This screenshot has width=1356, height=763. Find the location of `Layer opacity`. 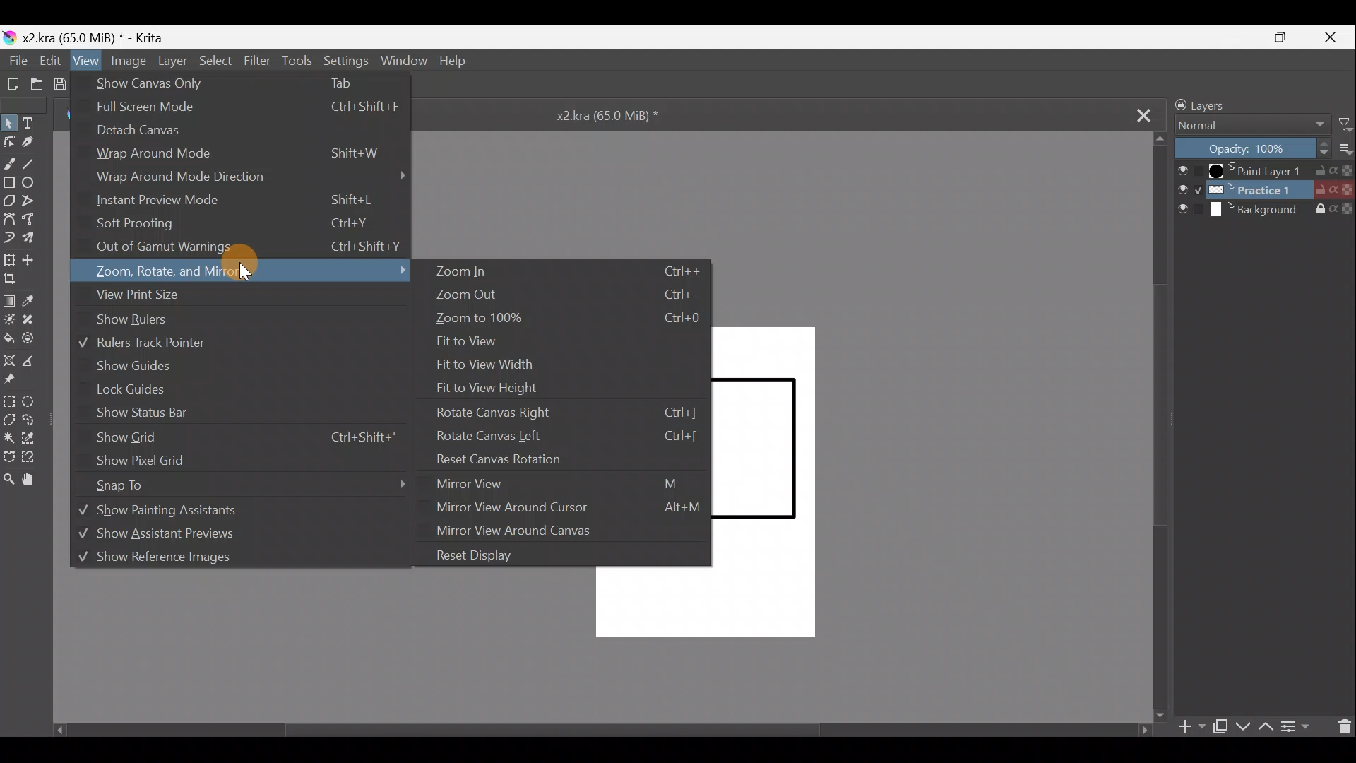

Layer opacity is located at coordinates (1254, 149).